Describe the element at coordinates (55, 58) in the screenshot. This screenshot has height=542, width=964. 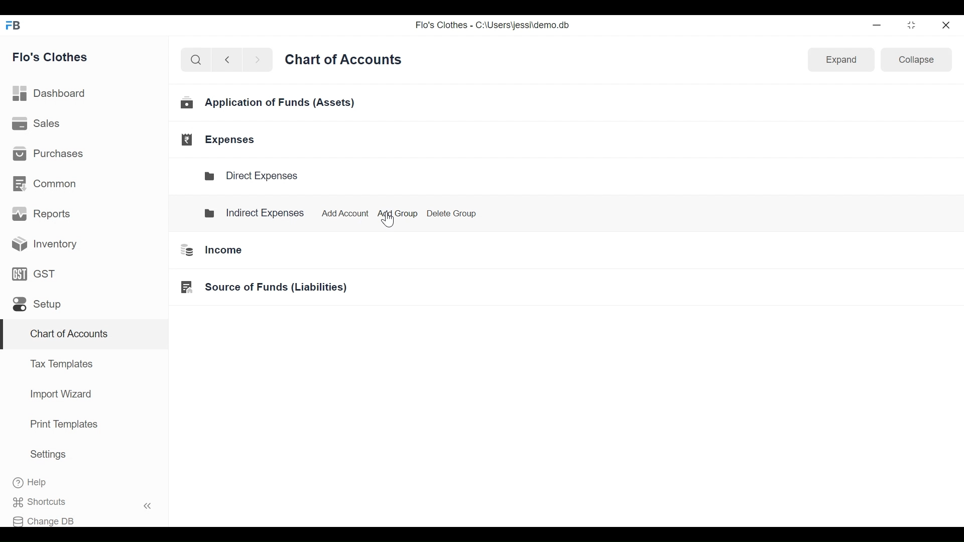
I see `Flo's Clothes` at that location.